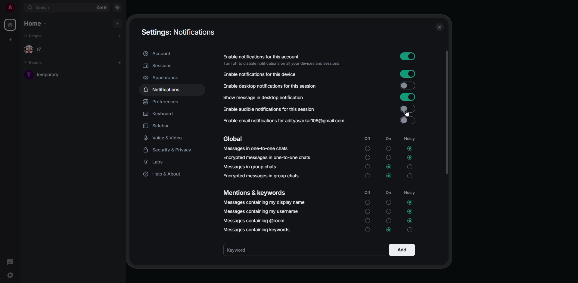 This screenshot has height=283, width=578. I want to click on global, so click(234, 139).